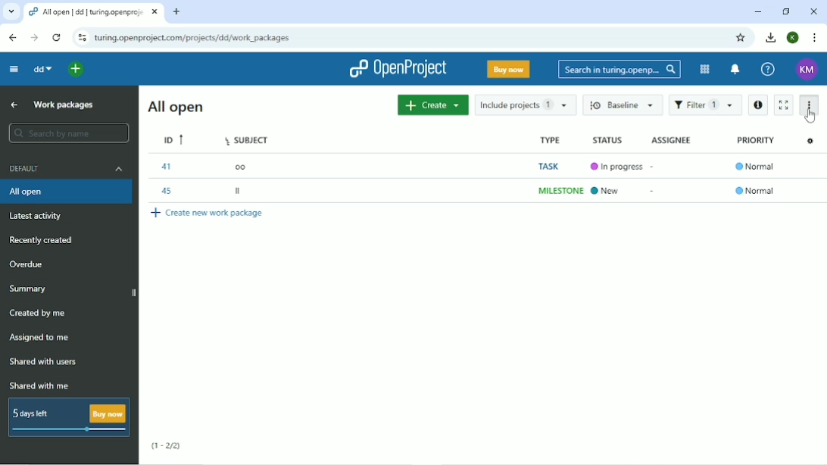  What do you see at coordinates (56, 38) in the screenshot?
I see `Reload this page` at bounding box center [56, 38].